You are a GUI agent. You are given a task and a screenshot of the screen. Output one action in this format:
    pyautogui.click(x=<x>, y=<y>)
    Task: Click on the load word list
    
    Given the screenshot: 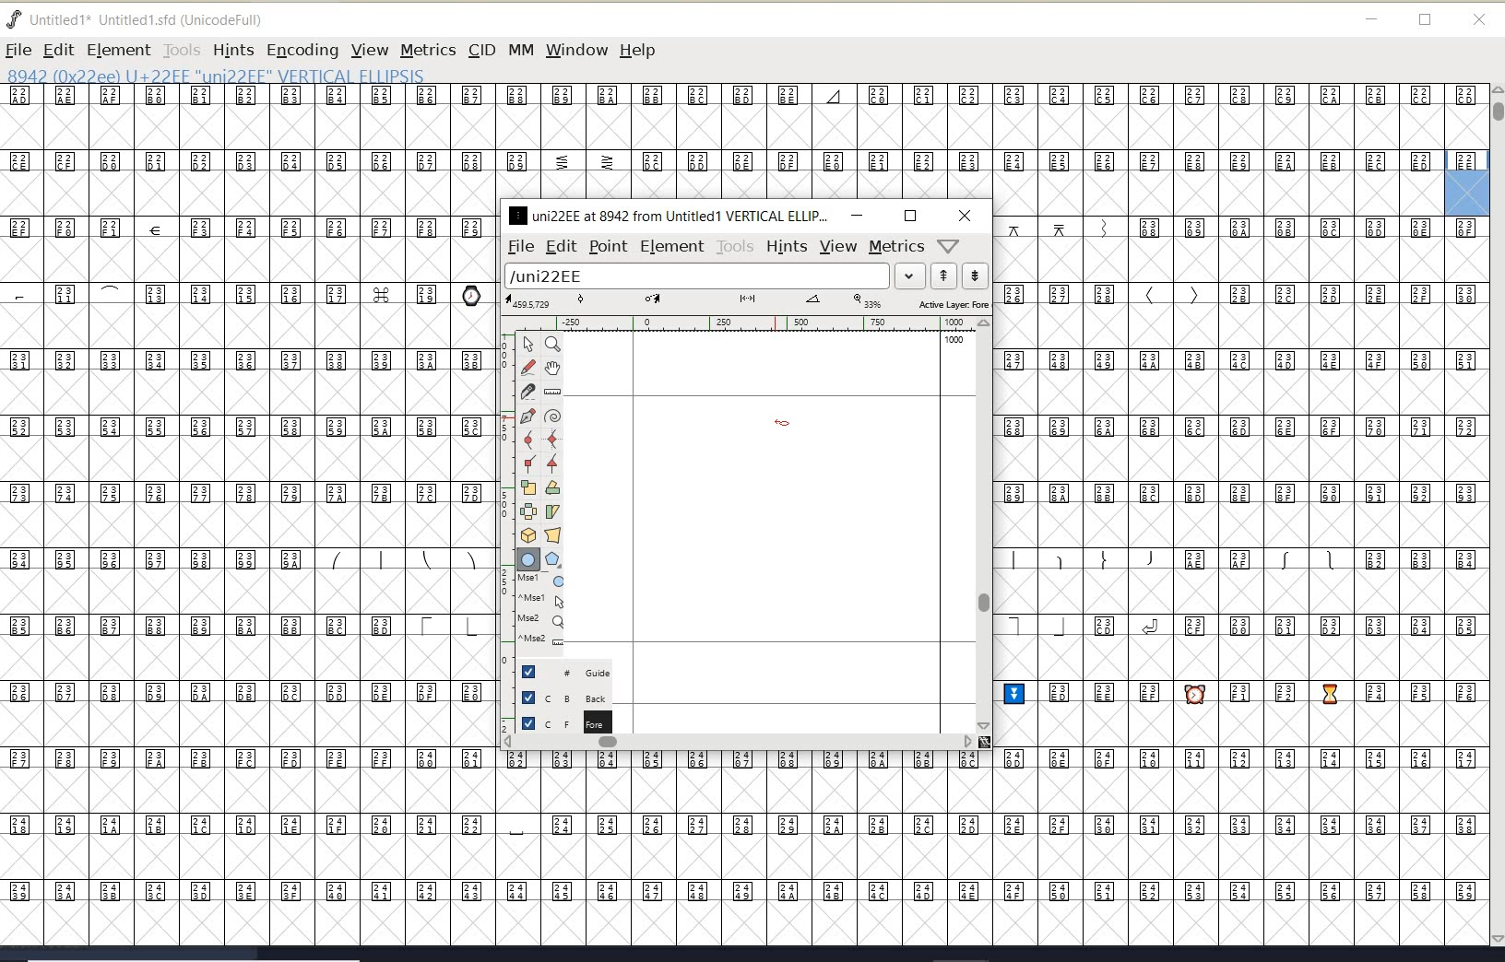 What is the action you would take?
    pyautogui.click(x=711, y=277)
    